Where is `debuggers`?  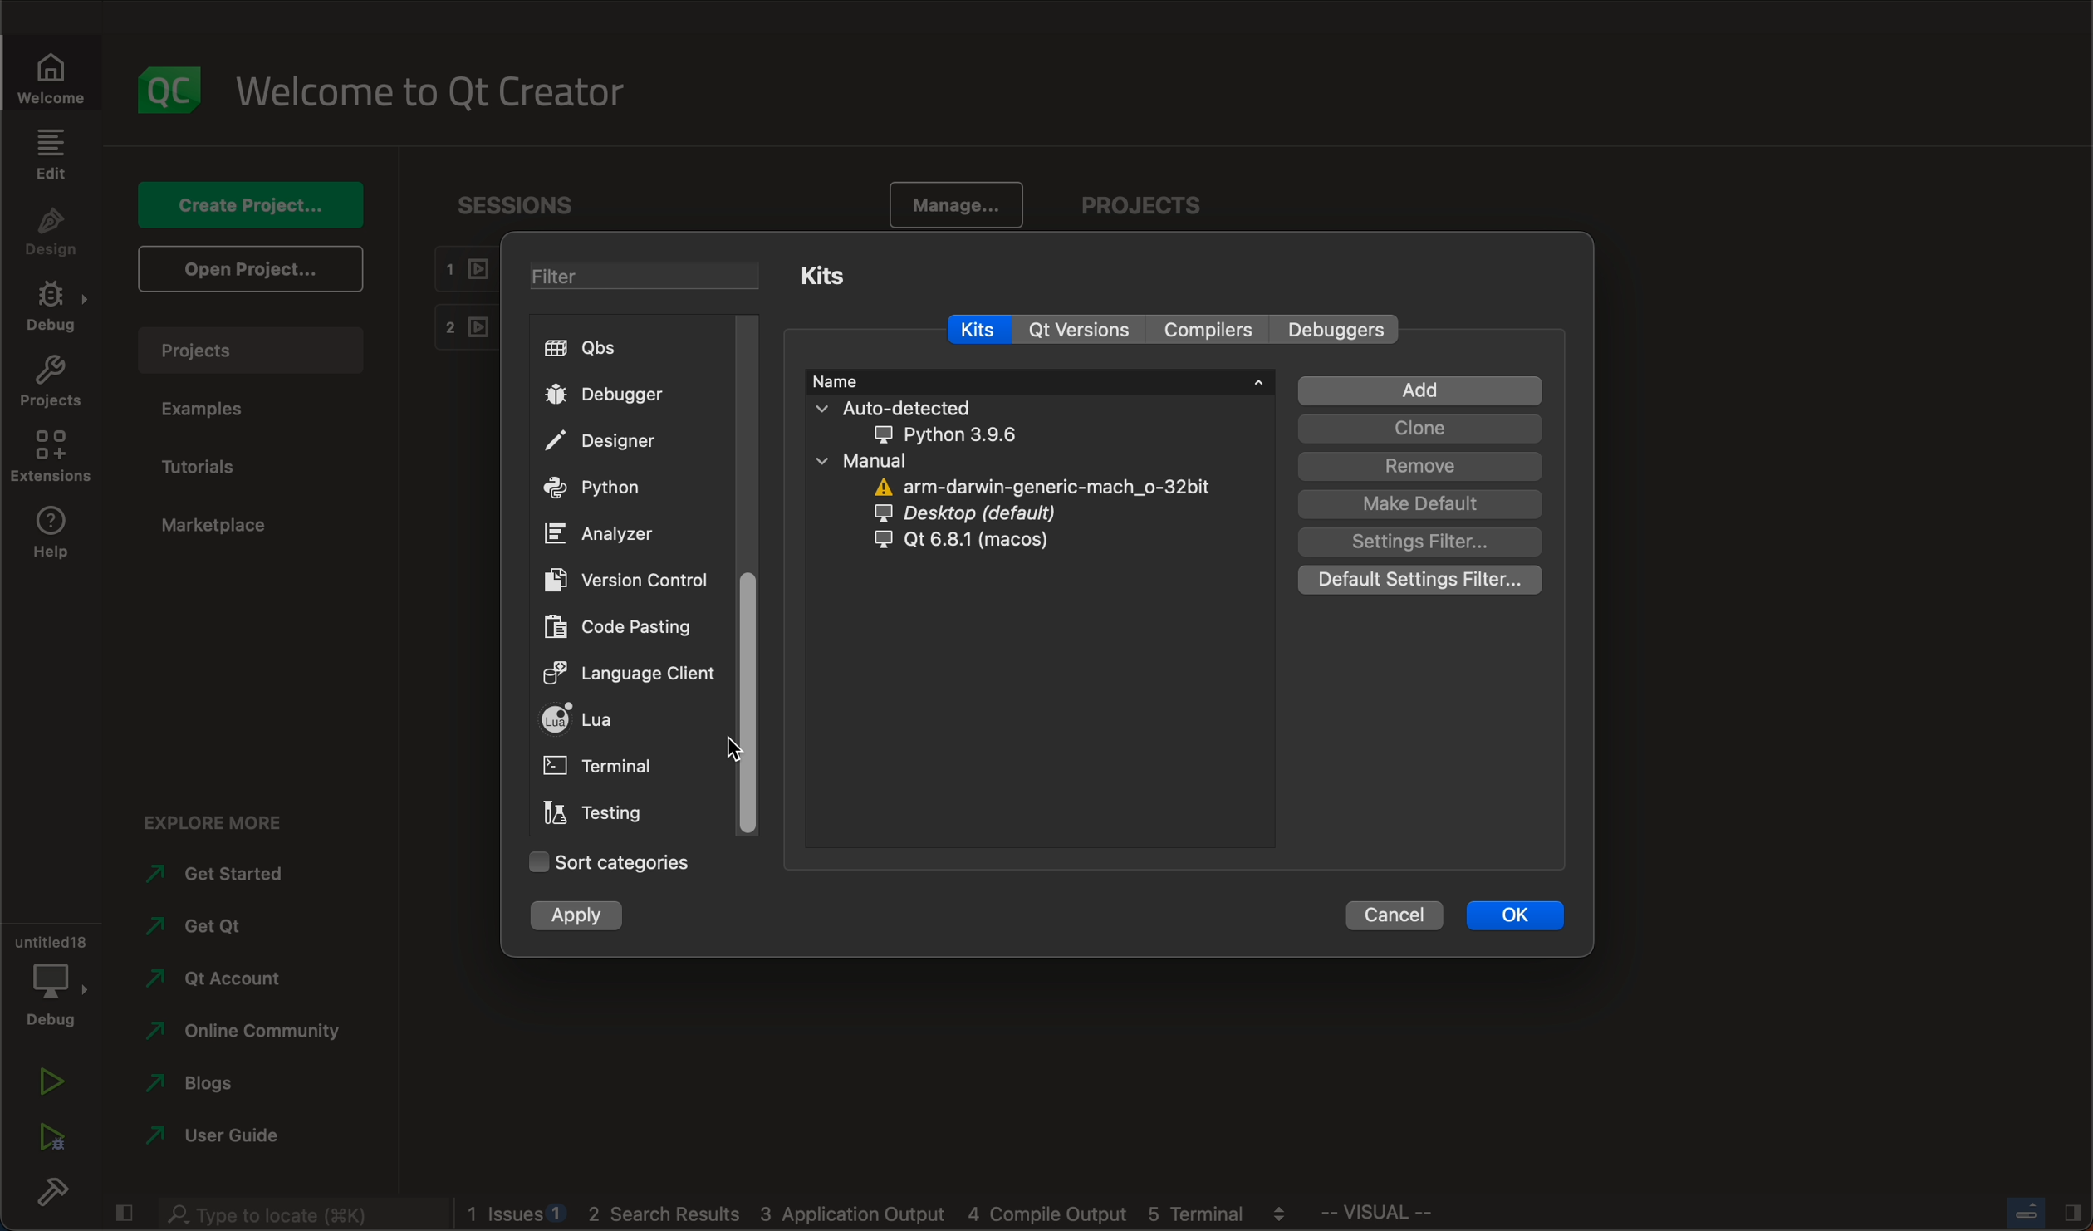 debuggers is located at coordinates (1341, 328).